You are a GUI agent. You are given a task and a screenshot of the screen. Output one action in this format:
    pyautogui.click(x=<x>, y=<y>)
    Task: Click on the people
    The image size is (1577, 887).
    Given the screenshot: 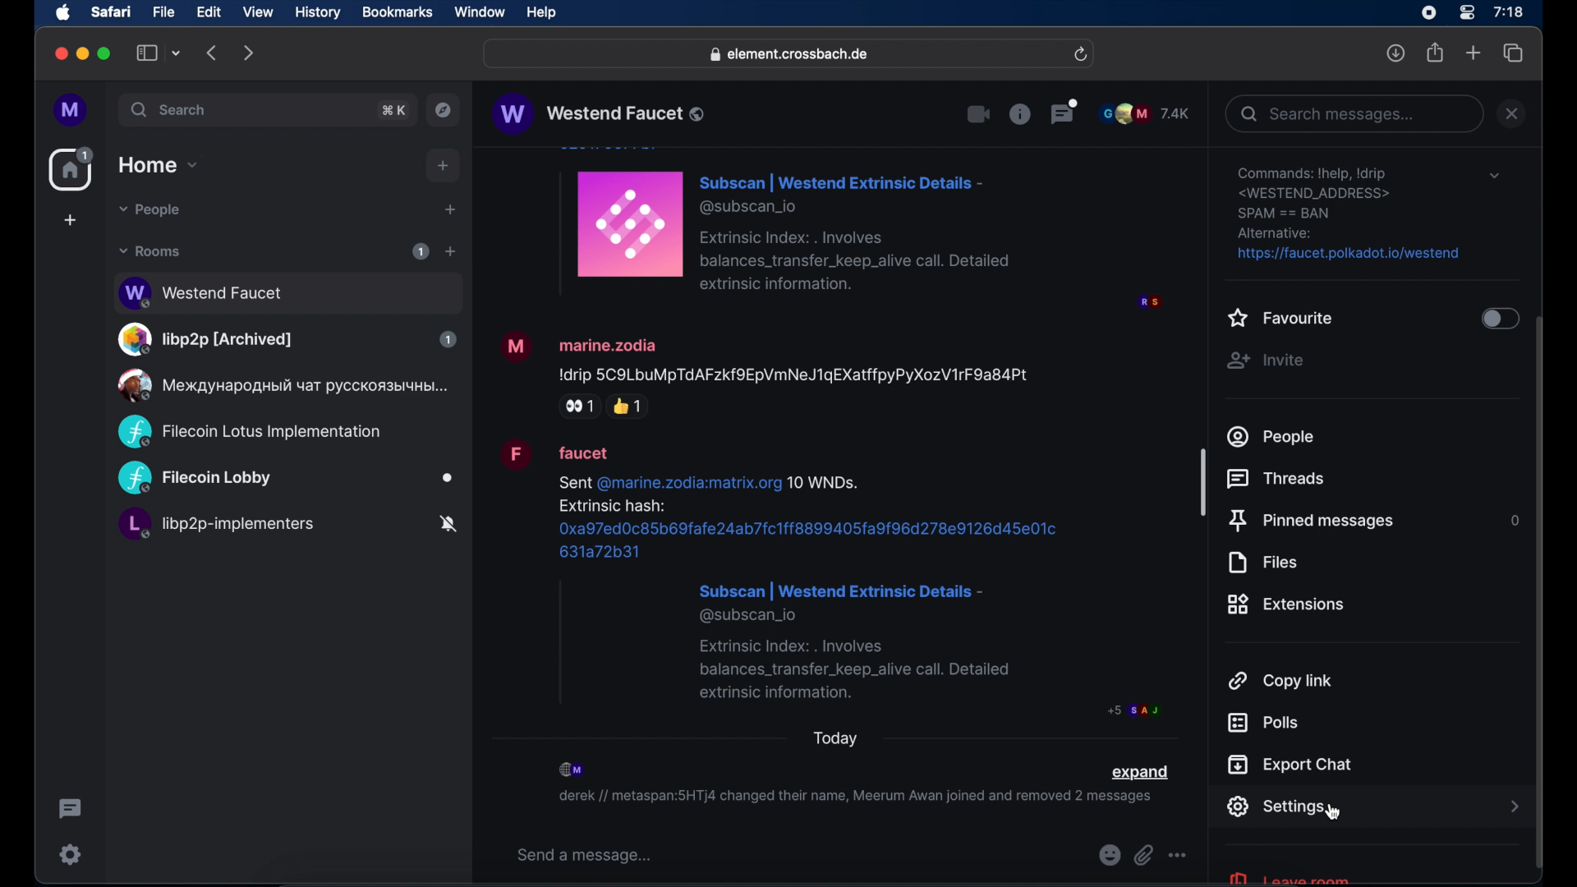 What is the action you would take?
    pyautogui.click(x=1272, y=436)
    